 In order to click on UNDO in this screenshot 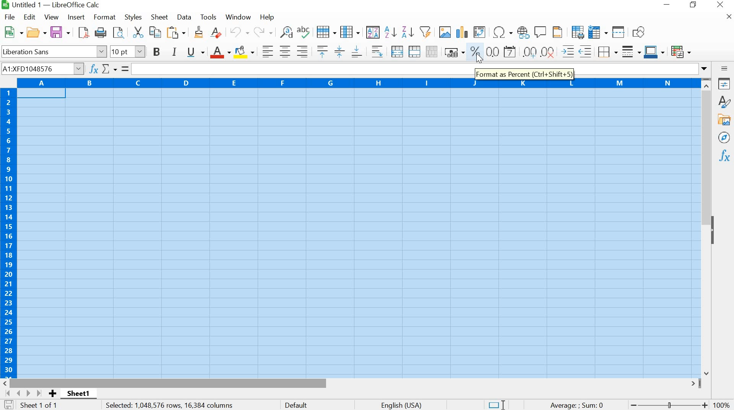, I will do `click(239, 32)`.